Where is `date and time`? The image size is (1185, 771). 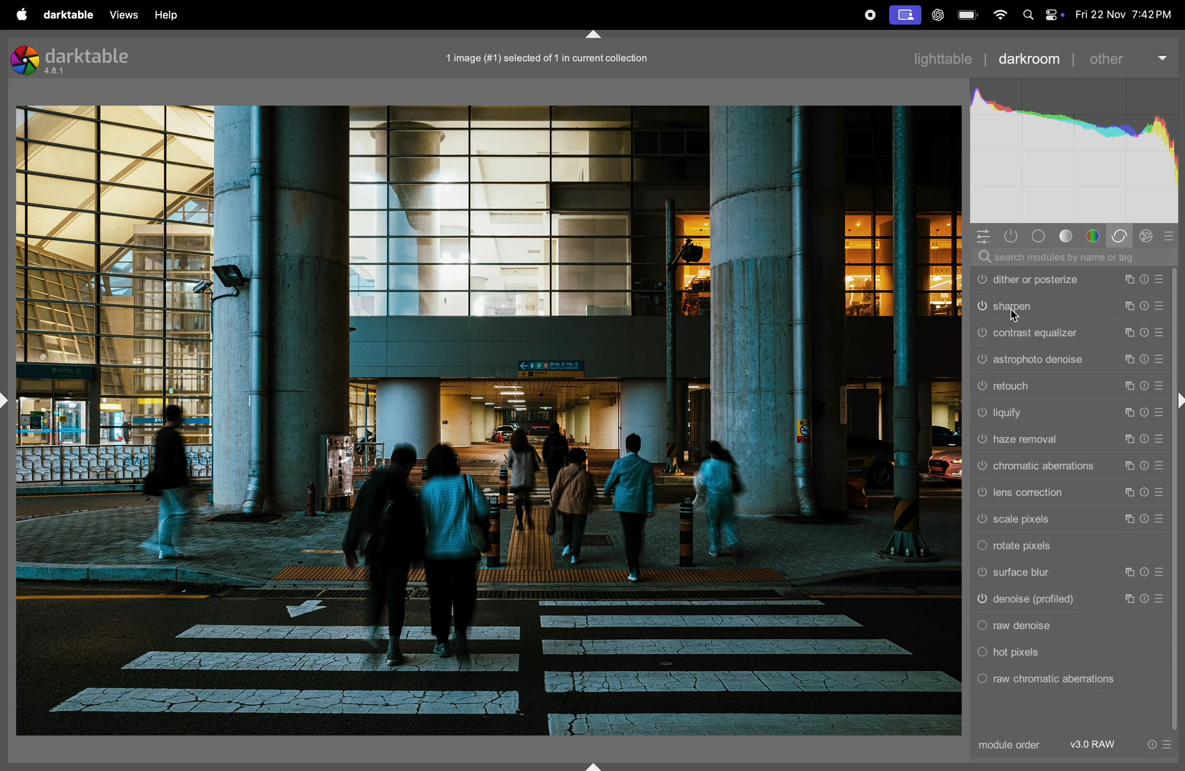 date and time is located at coordinates (1125, 12).